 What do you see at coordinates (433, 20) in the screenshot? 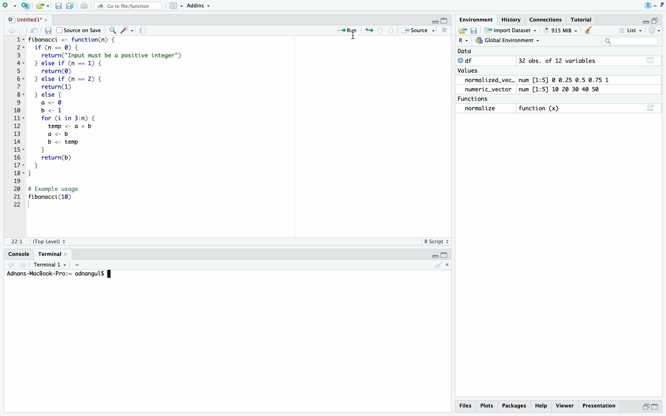
I see `minimize` at bounding box center [433, 20].